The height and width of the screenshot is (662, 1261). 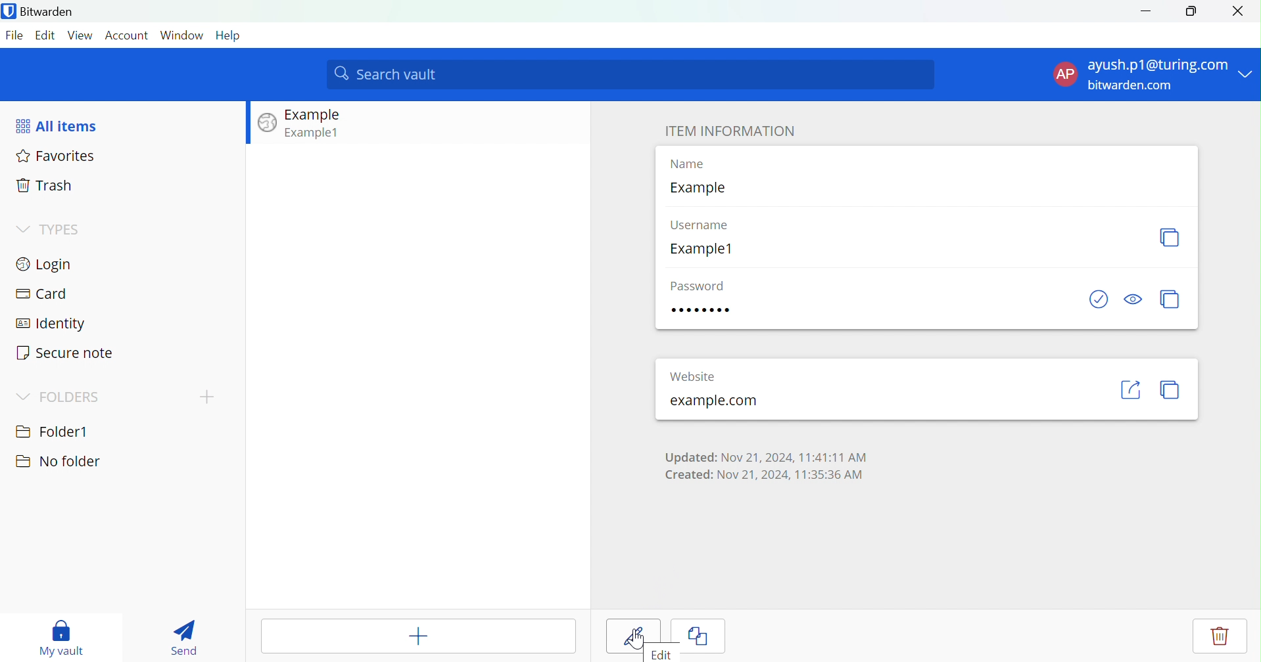 I want to click on Window, so click(x=181, y=35).